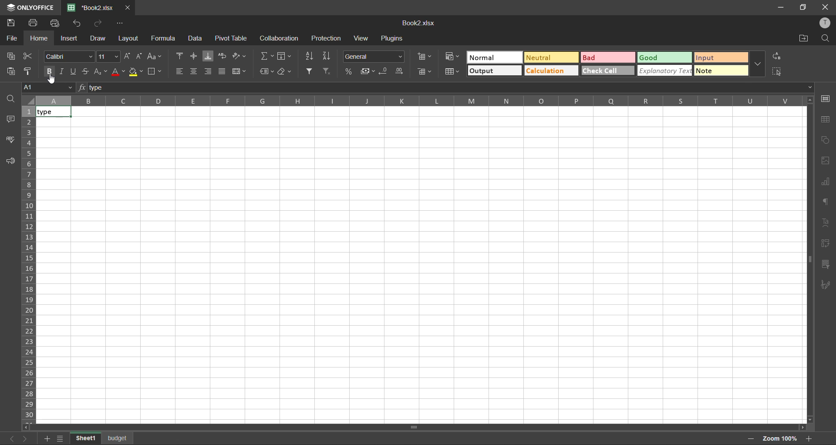 This screenshot has width=836, height=445. What do you see at coordinates (9, 438) in the screenshot?
I see `previous` at bounding box center [9, 438].